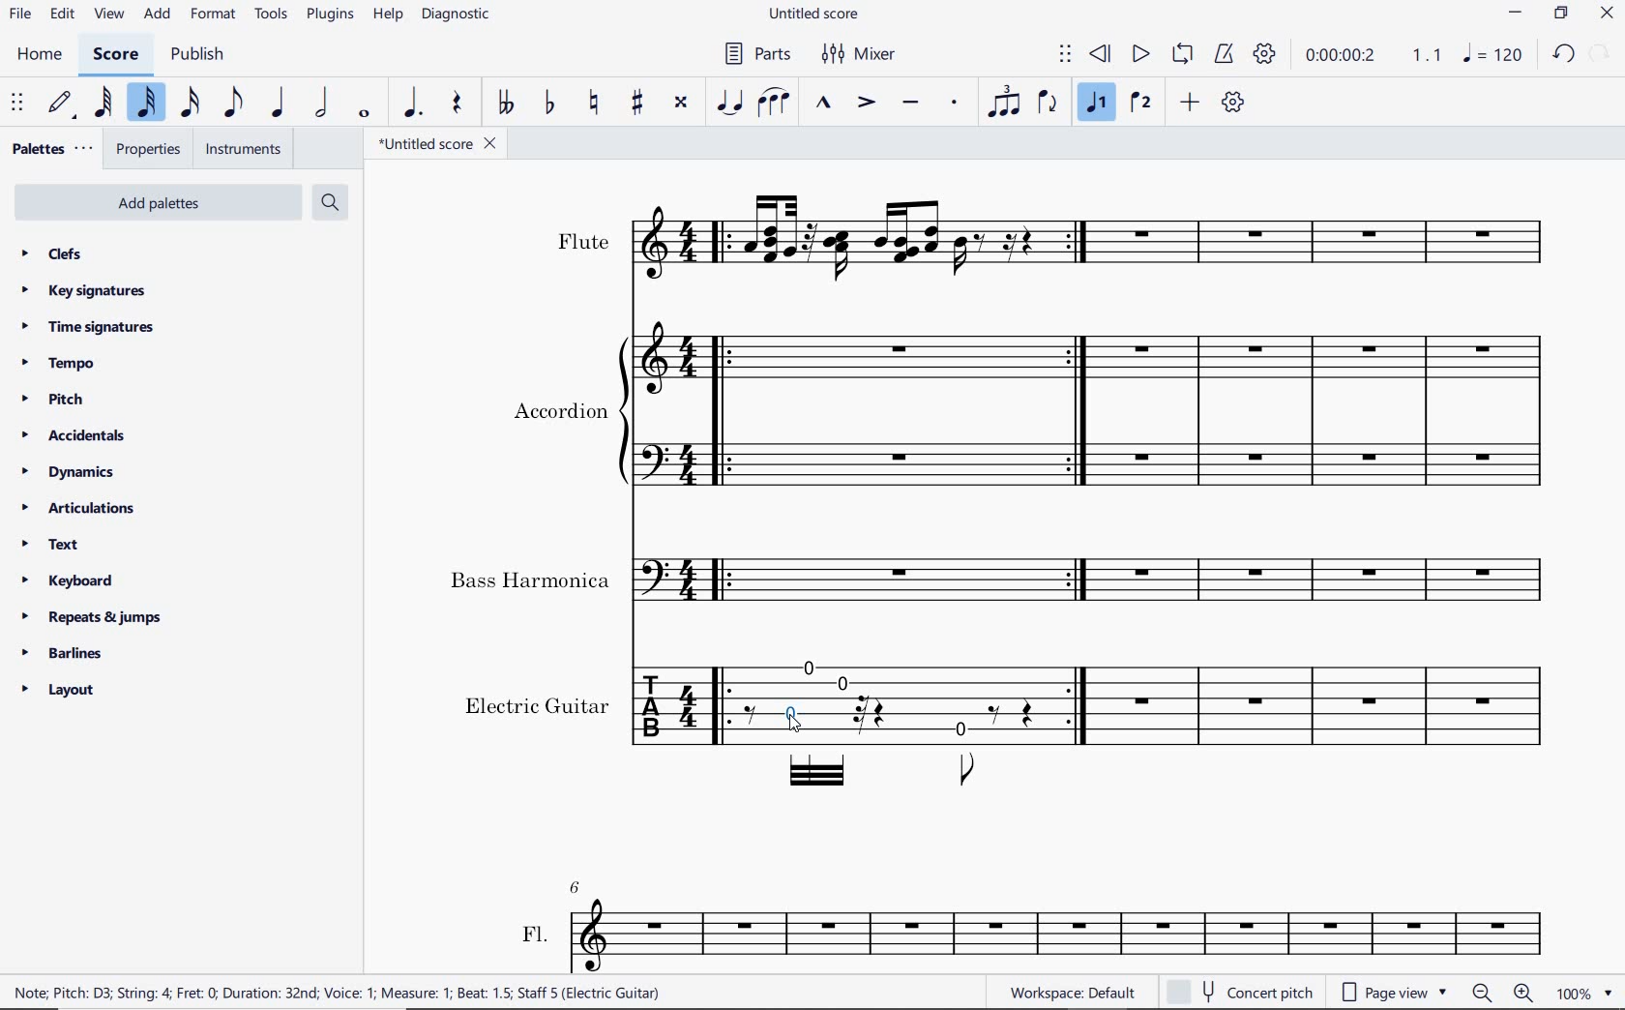 This screenshot has height=1010, width=1625. I want to click on zoom factor, so click(1581, 994).